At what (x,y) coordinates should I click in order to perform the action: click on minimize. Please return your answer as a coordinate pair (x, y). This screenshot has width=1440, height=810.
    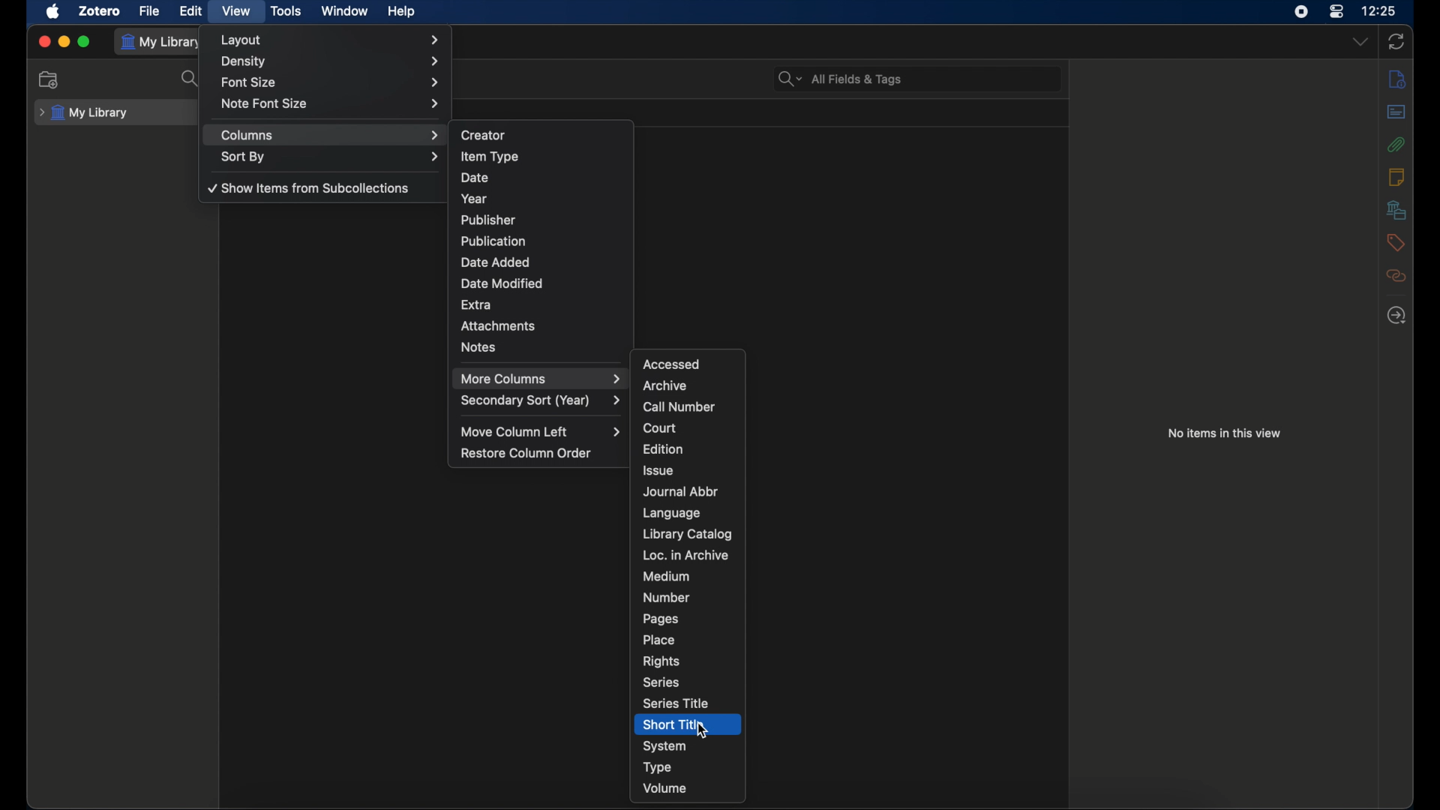
    Looking at the image, I should click on (63, 41).